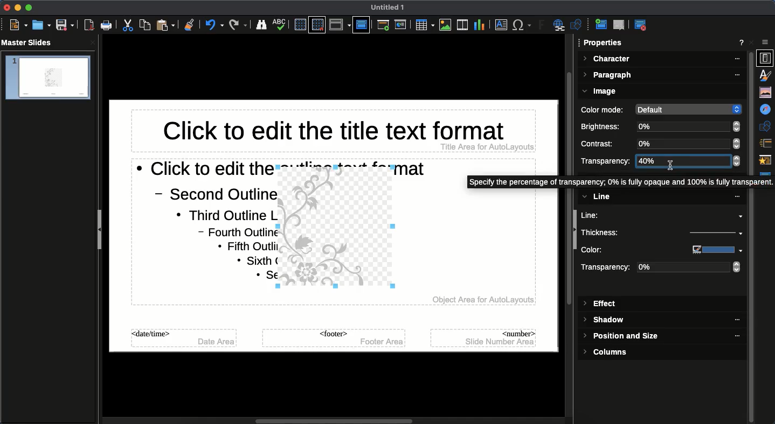 The image size is (775, 424). I want to click on Collapse, so click(102, 231).